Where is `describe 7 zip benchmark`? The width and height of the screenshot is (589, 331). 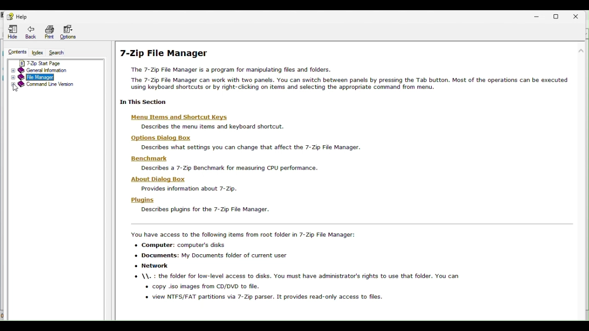 describe 7 zip benchmark is located at coordinates (230, 168).